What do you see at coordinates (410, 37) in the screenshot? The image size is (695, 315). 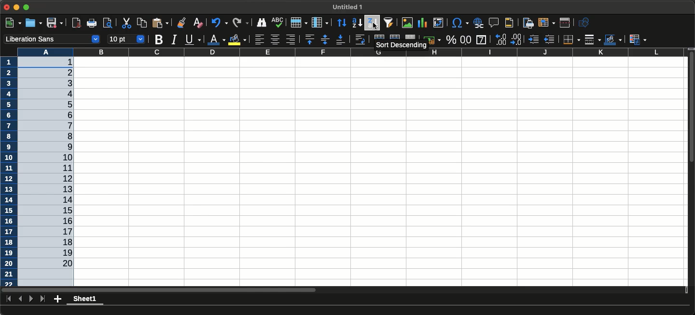 I see `Unmerge cells` at bounding box center [410, 37].